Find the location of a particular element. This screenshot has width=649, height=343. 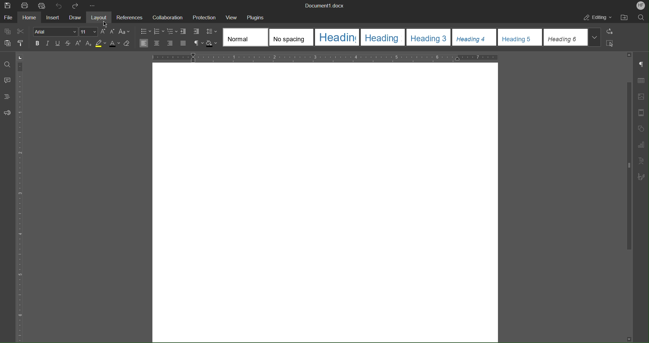

Home is located at coordinates (30, 18).